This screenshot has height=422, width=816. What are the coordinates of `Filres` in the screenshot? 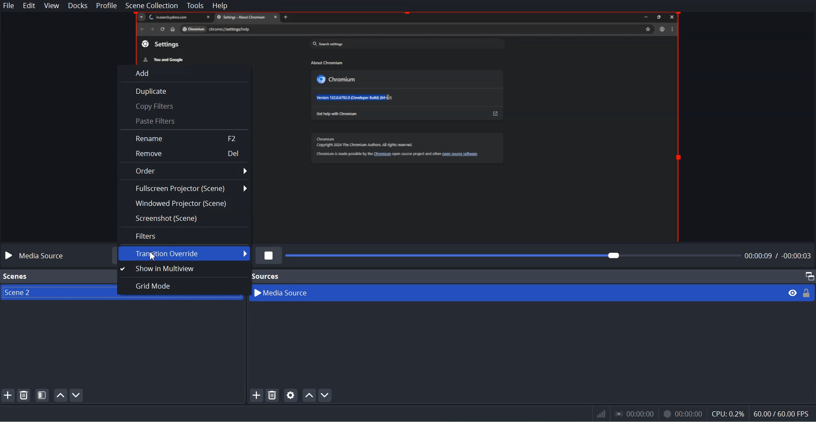 It's located at (184, 236).